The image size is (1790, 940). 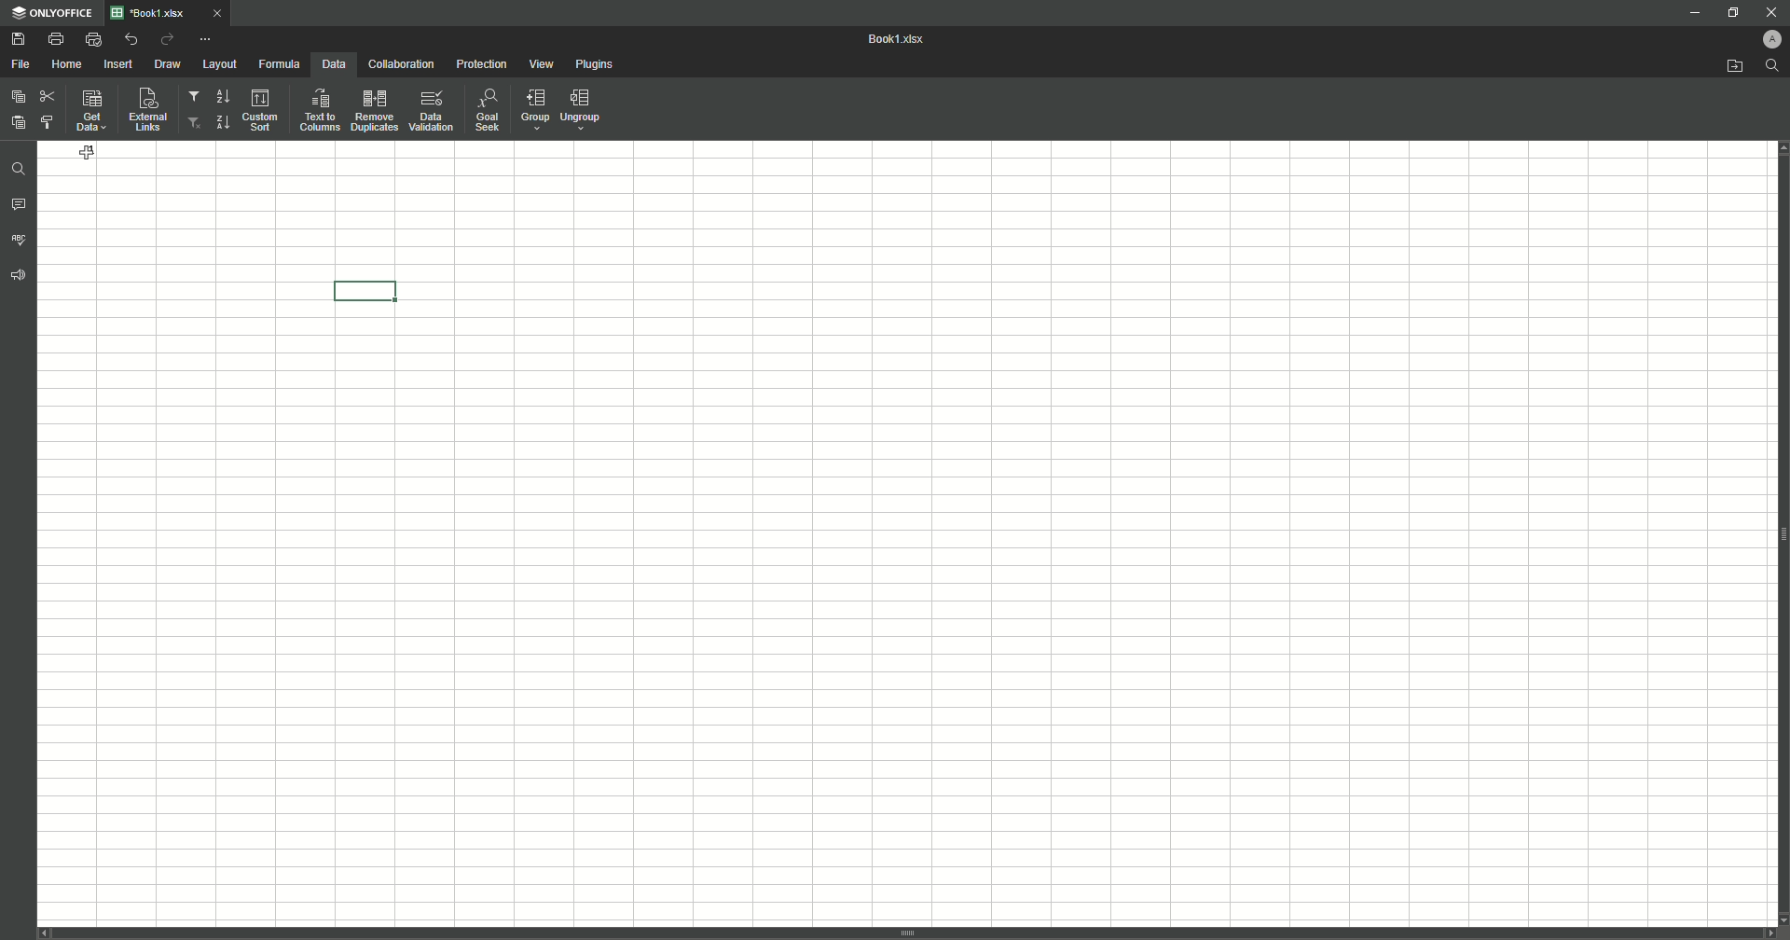 What do you see at coordinates (118, 64) in the screenshot?
I see `Insert` at bounding box center [118, 64].